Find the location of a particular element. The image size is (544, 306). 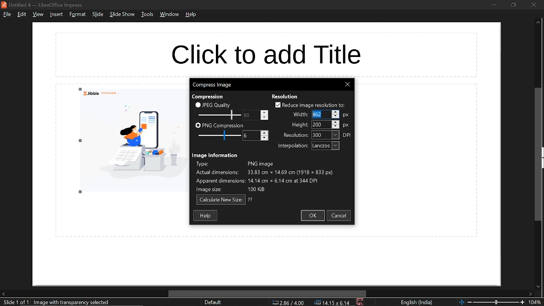

increase png compression is located at coordinates (265, 133).